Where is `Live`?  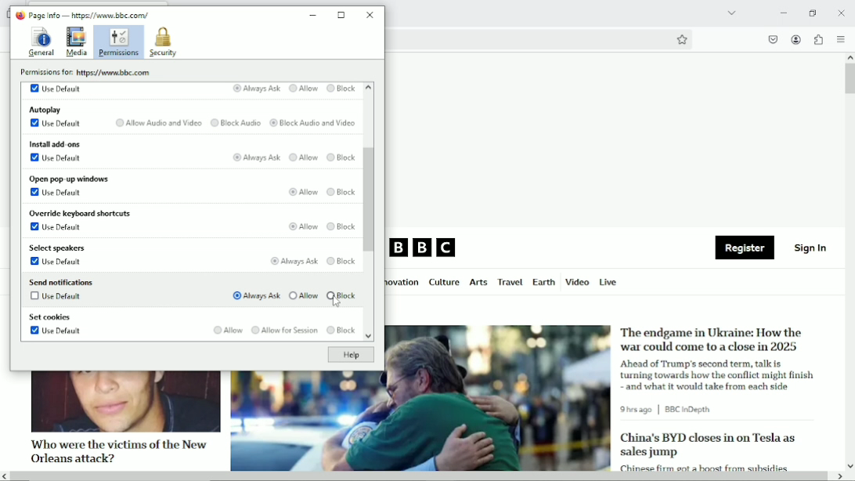 Live is located at coordinates (608, 281).